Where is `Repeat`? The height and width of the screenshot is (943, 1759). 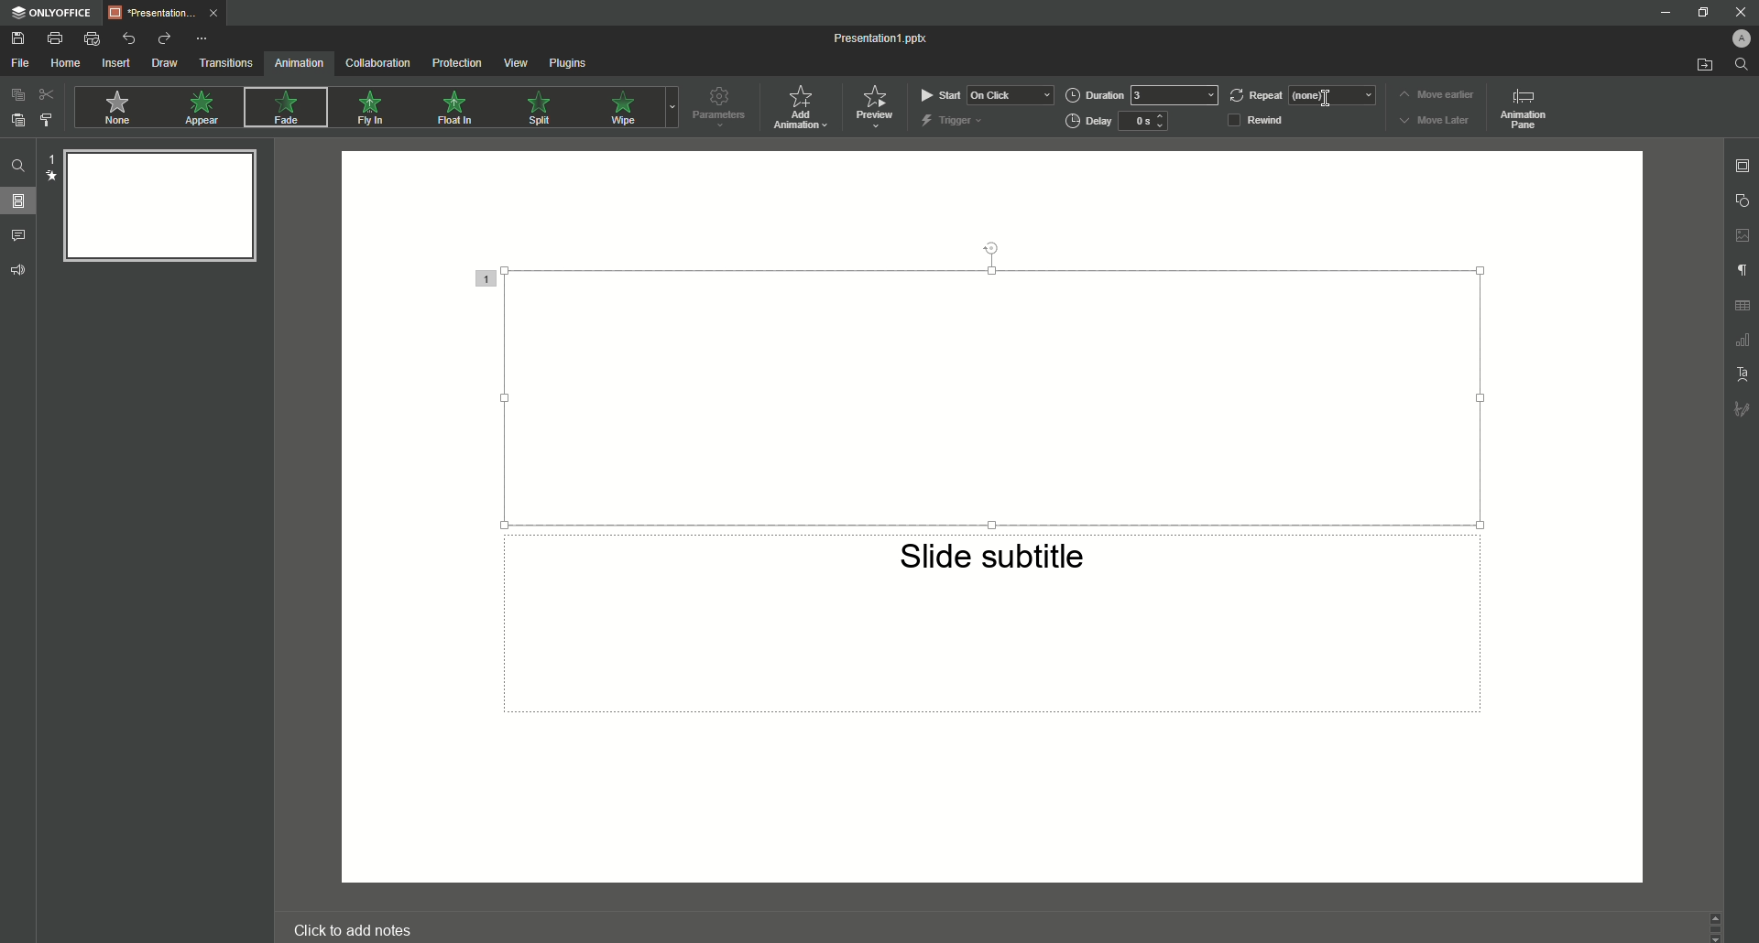
Repeat is located at coordinates (1301, 92).